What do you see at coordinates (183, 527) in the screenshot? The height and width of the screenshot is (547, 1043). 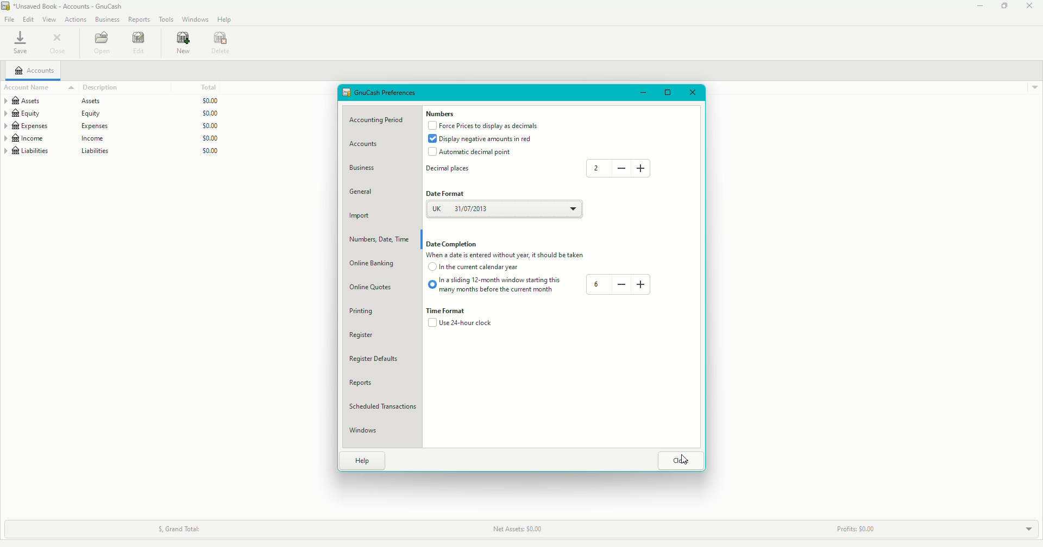 I see `Grand Total` at bounding box center [183, 527].